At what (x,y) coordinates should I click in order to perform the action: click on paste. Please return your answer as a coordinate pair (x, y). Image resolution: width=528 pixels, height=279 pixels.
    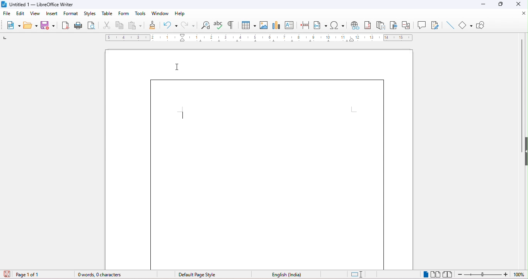
    Looking at the image, I should click on (135, 26).